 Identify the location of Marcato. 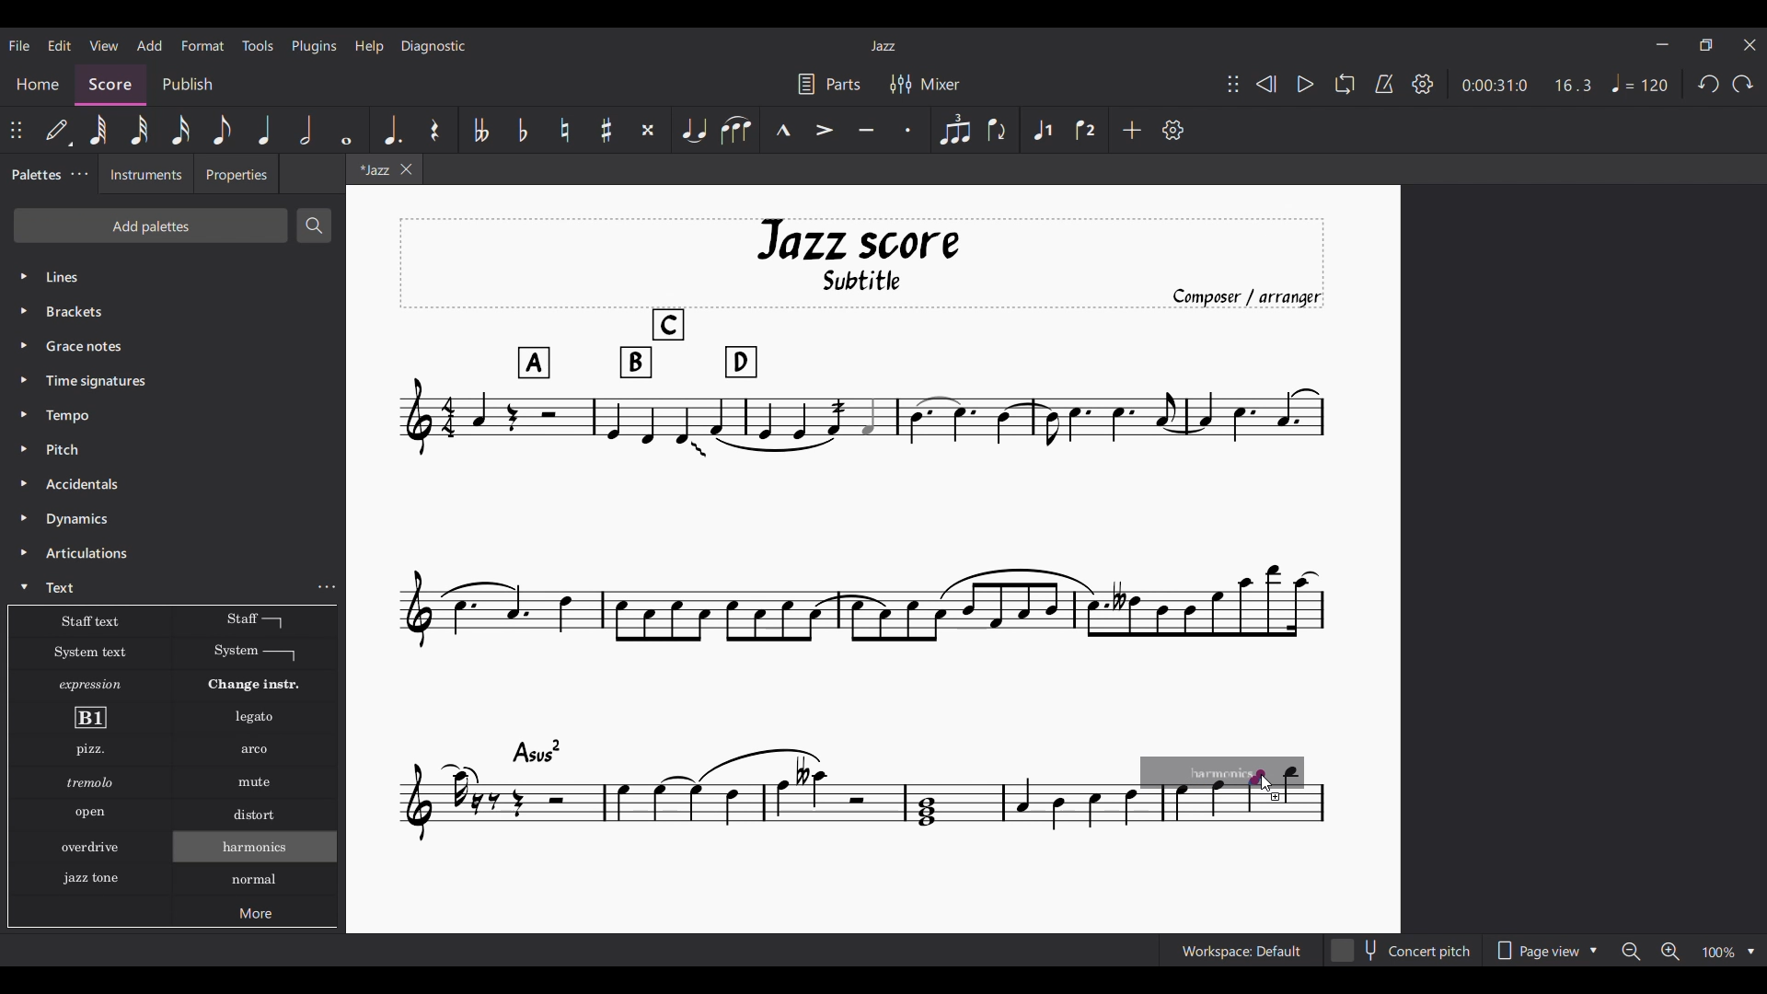
(784, 129).